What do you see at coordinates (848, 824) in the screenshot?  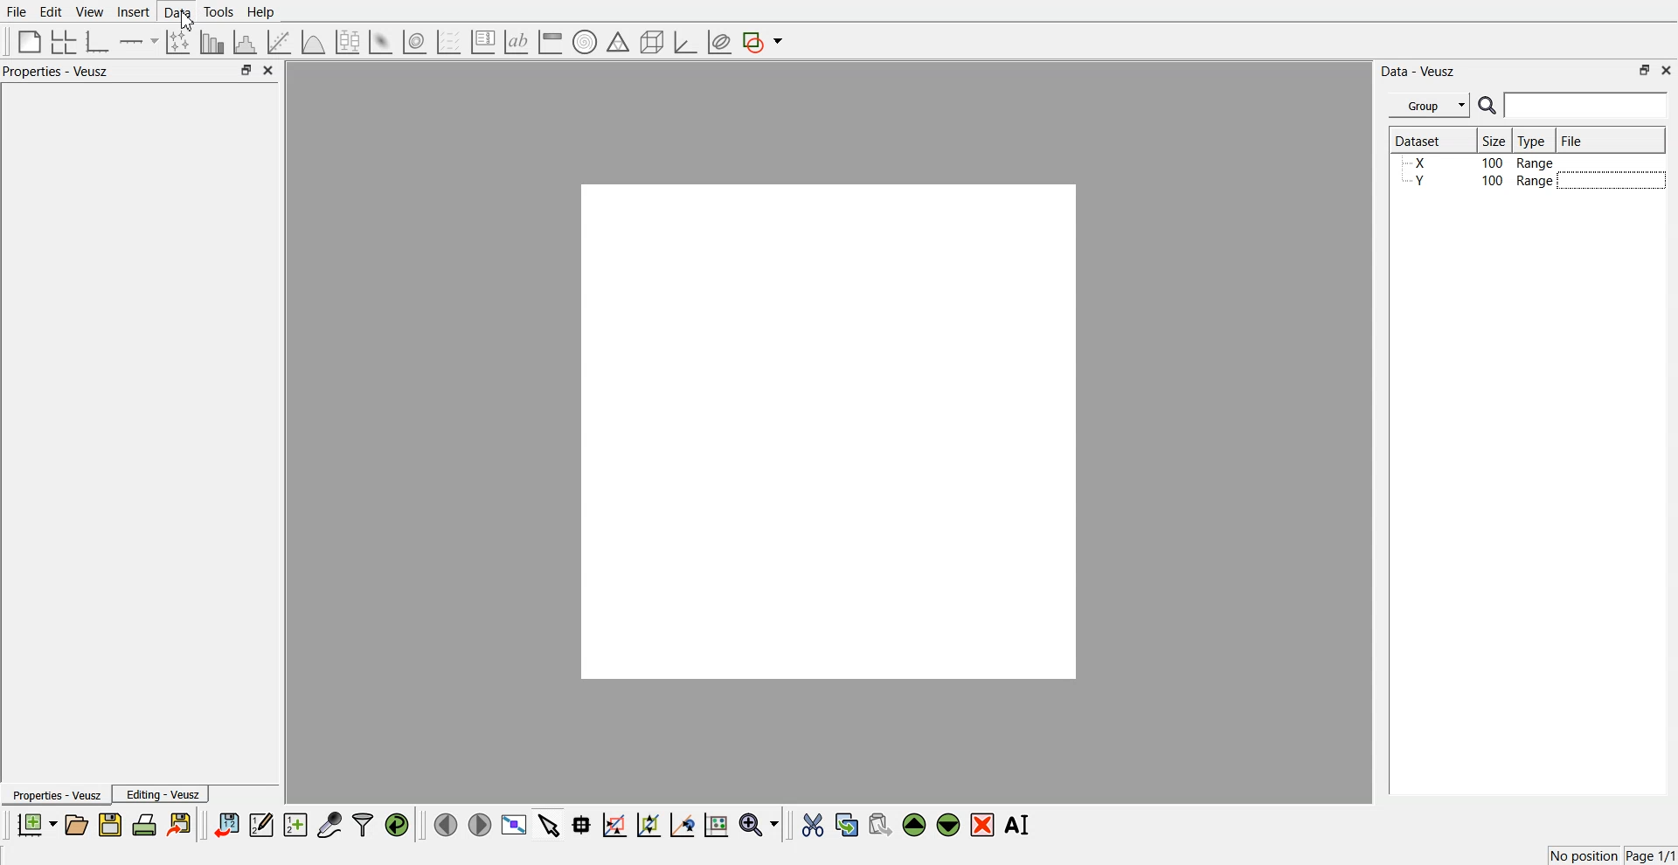 I see `Copy the selected widget` at bounding box center [848, 824].